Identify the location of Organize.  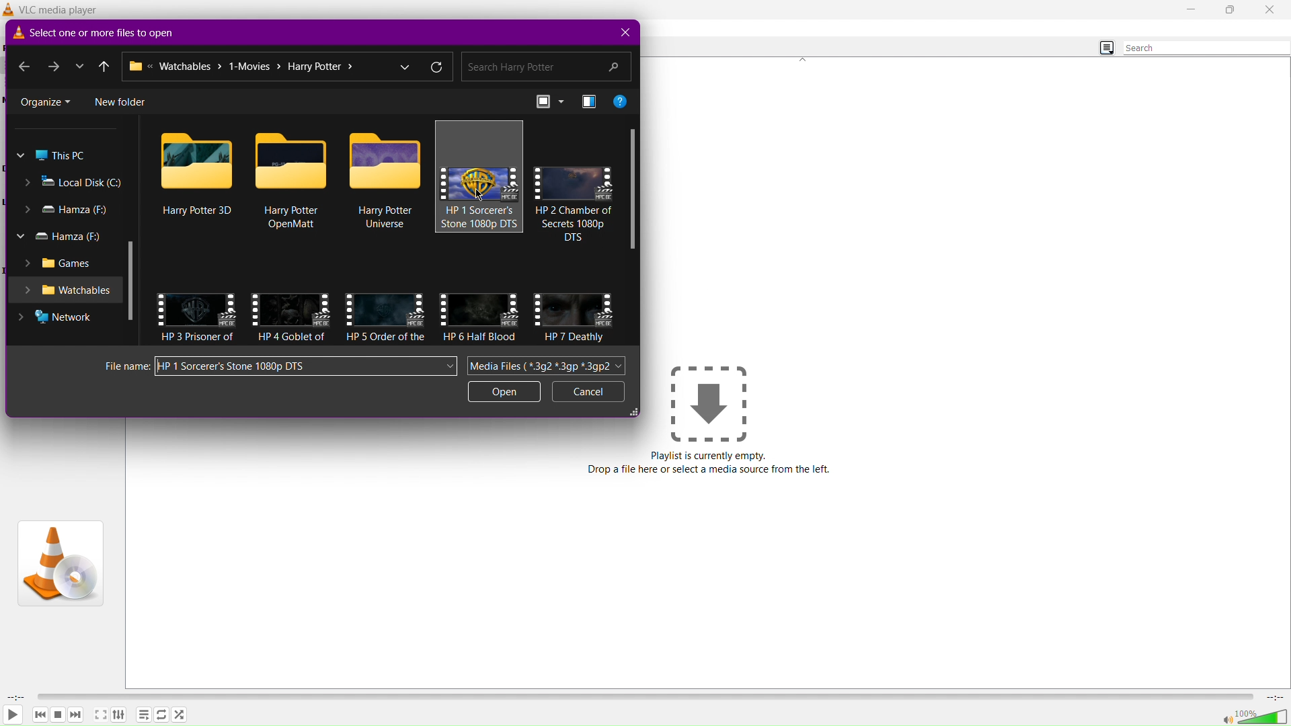
(46, 101).